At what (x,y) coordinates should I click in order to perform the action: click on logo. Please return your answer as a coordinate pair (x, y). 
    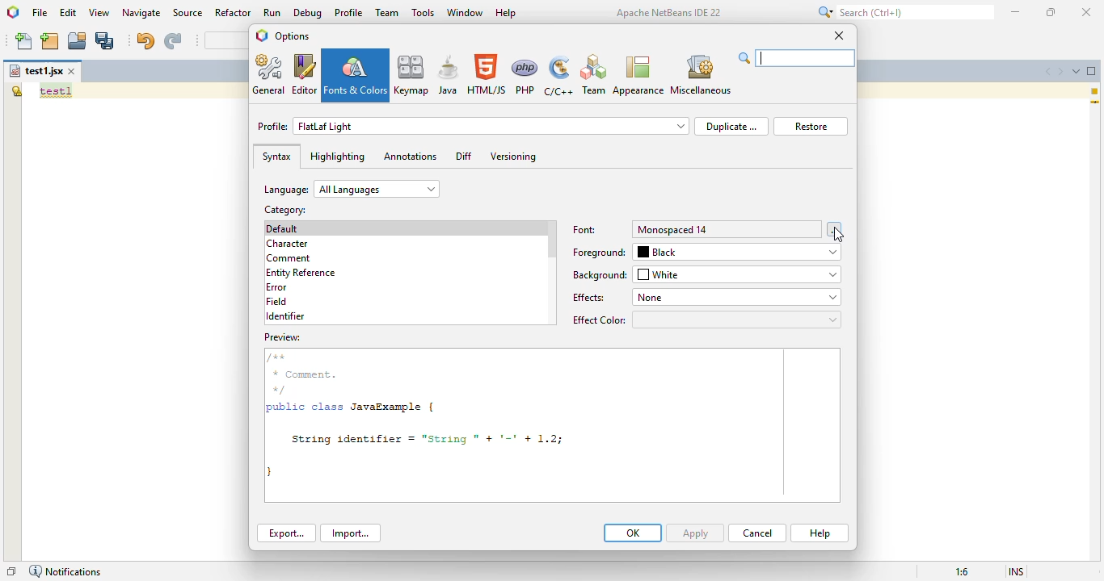
    Looking at the image, I should click on (262, 35).